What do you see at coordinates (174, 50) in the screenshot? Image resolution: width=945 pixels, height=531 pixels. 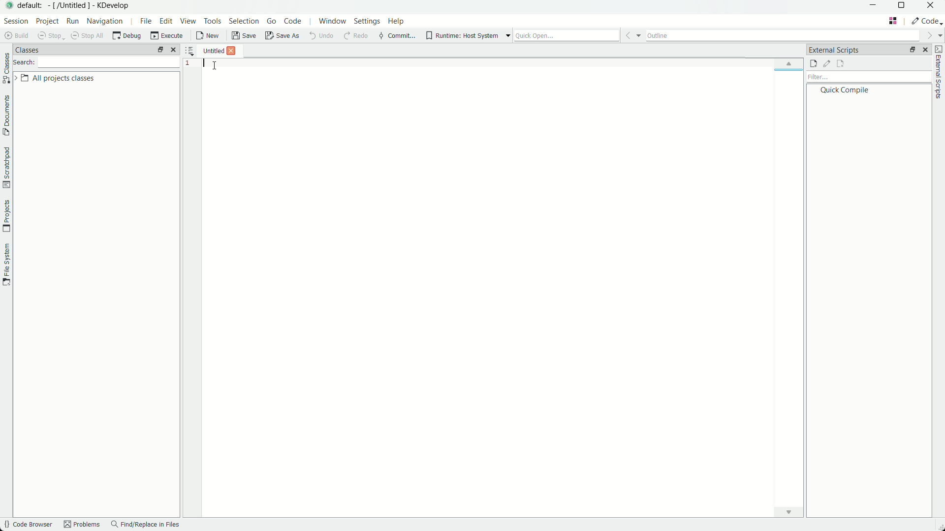 I see `close pane` at bounding box center [174, 50].